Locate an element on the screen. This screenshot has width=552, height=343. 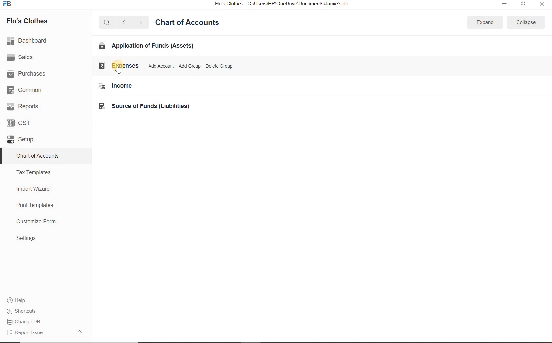
previous is located at coordinates (123, 23).